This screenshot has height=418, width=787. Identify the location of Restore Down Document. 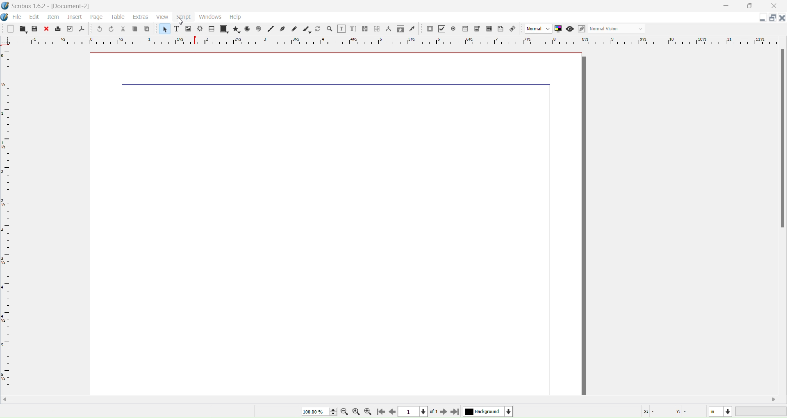
(772, 19).